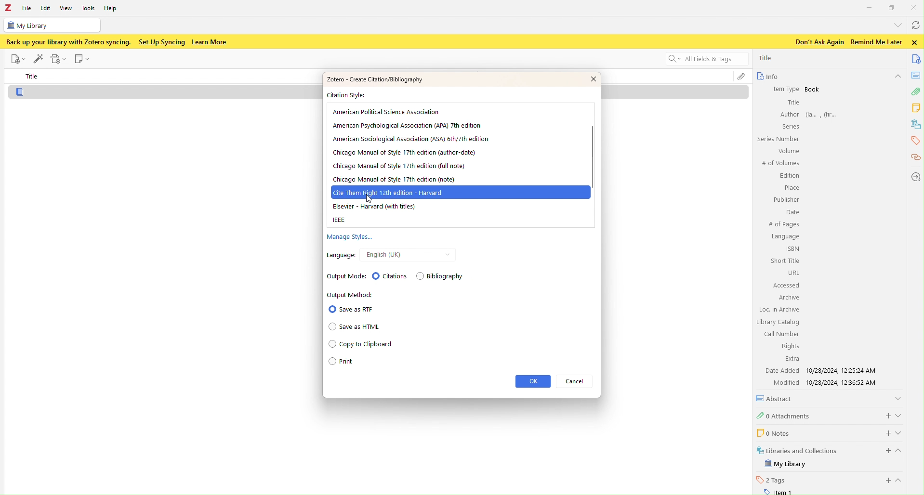  Describe the element at coordinates (766, 58) in the screenshot. I see `Title` at that location.